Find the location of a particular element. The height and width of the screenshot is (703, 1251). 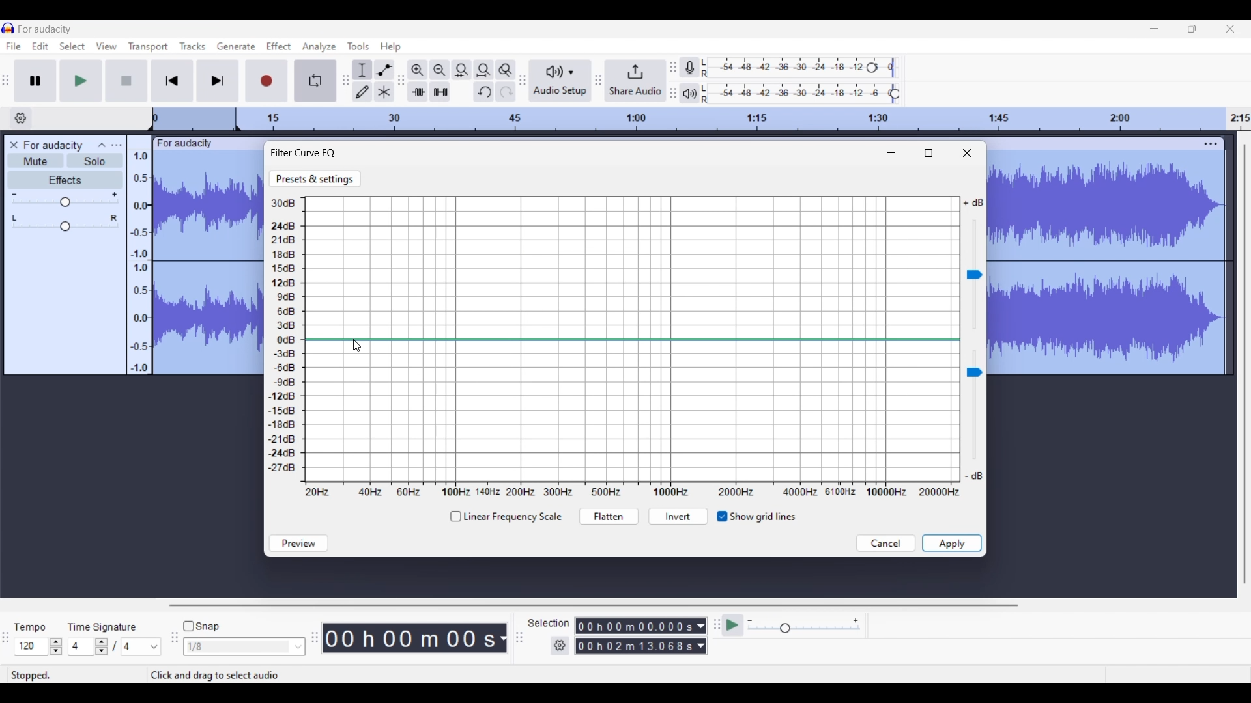

Discard inputs made is located at coordinates (886, 544).